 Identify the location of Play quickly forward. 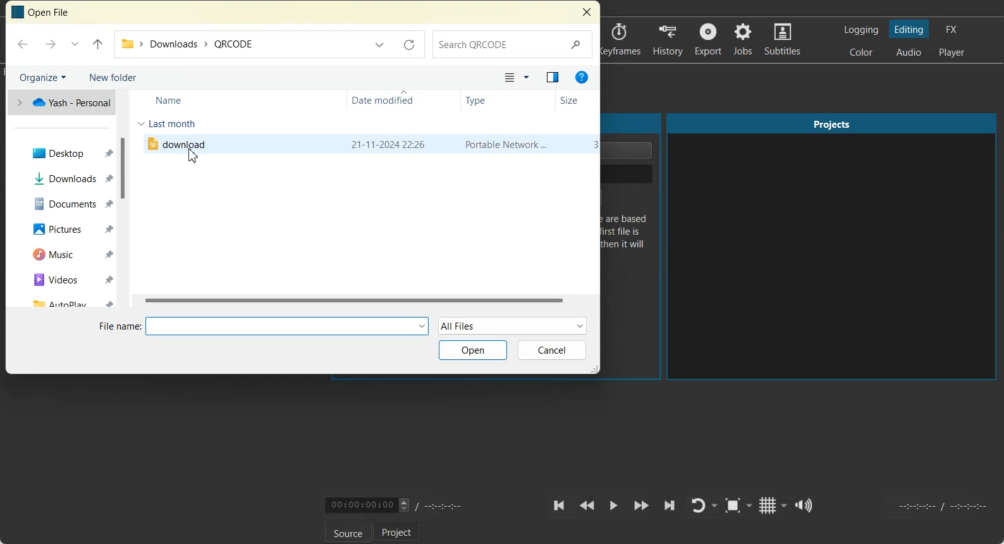
(642, 506).